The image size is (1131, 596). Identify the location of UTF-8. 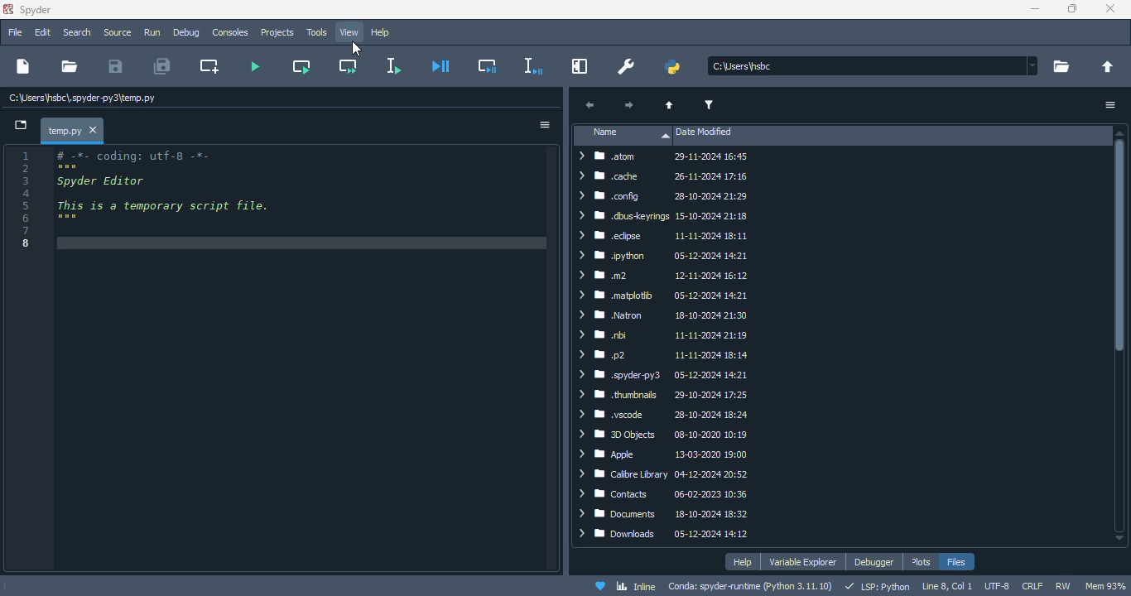
(996, 587).